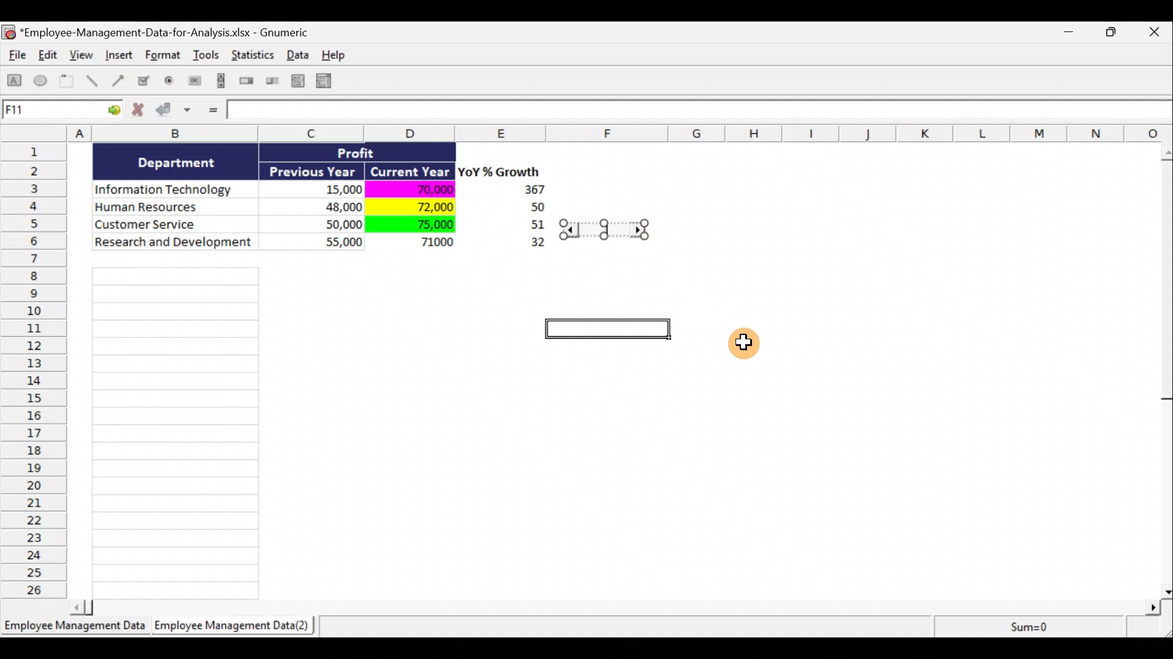  Describe the element at coordinates (211, 111) in the screenshot. I see `Enter formula` at that location.